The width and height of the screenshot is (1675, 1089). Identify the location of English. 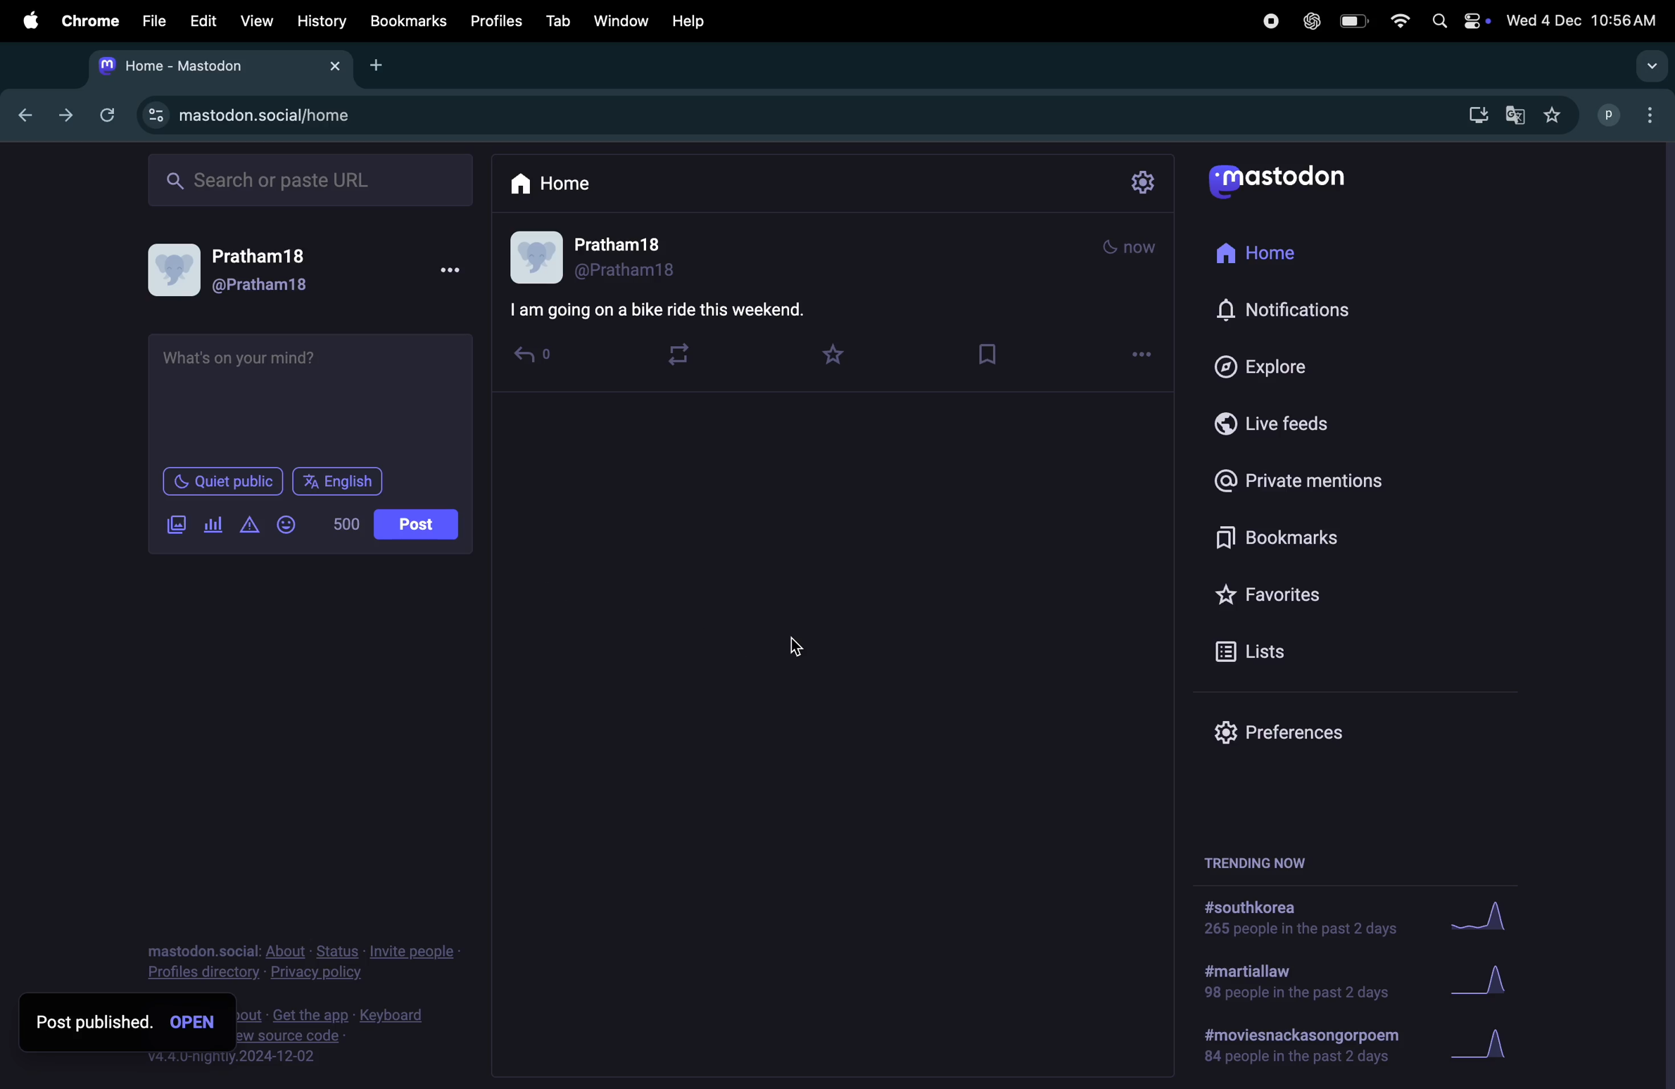
(339, 483).